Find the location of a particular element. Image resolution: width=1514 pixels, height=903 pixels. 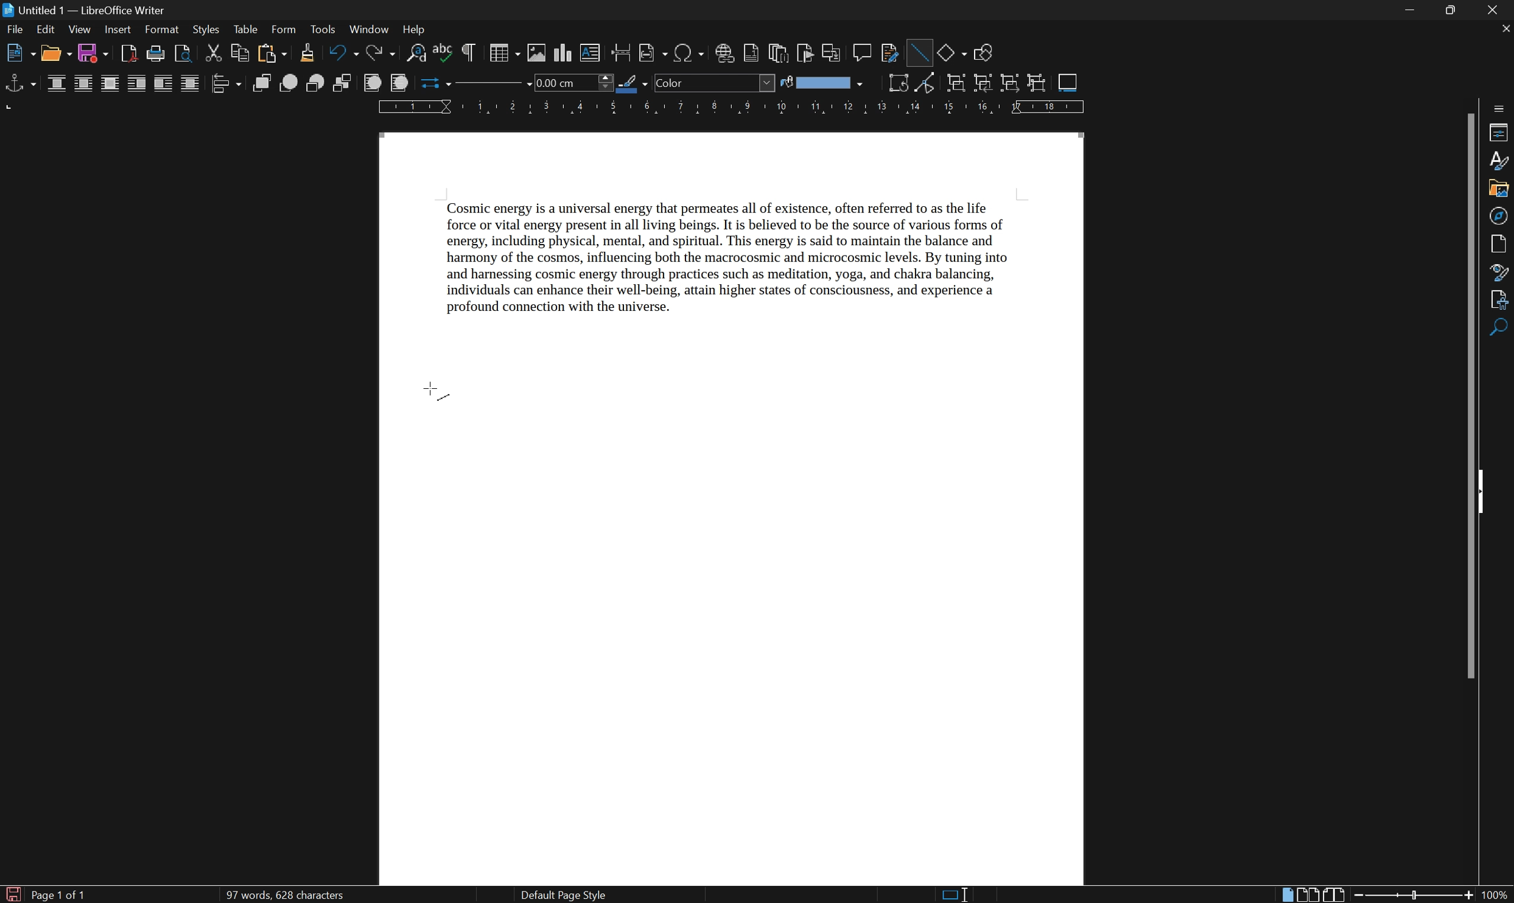

export directly as PDF is located at coordinates (127, 54).